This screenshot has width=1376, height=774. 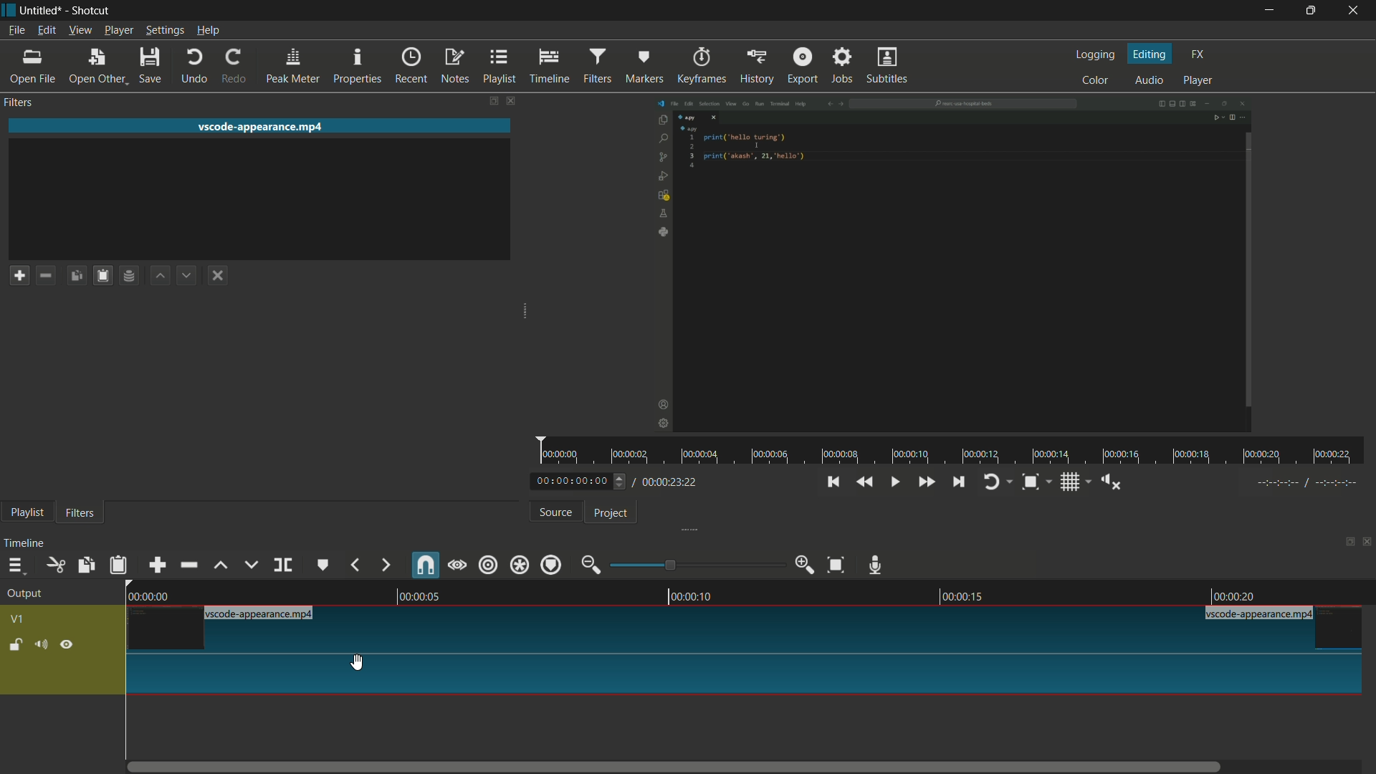 What do you see at coordinates (81, 512) in the screenshot?
I see `filters` at bounding box center [81, 512].